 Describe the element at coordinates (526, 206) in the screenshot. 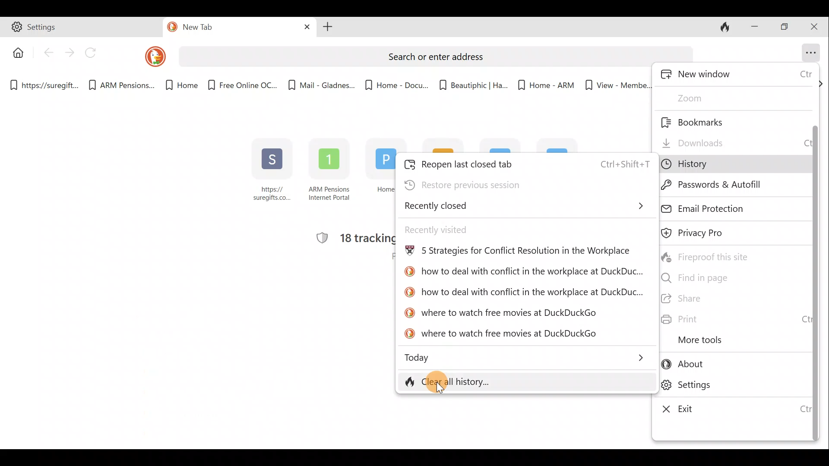

I see `Recently closed` at that location.